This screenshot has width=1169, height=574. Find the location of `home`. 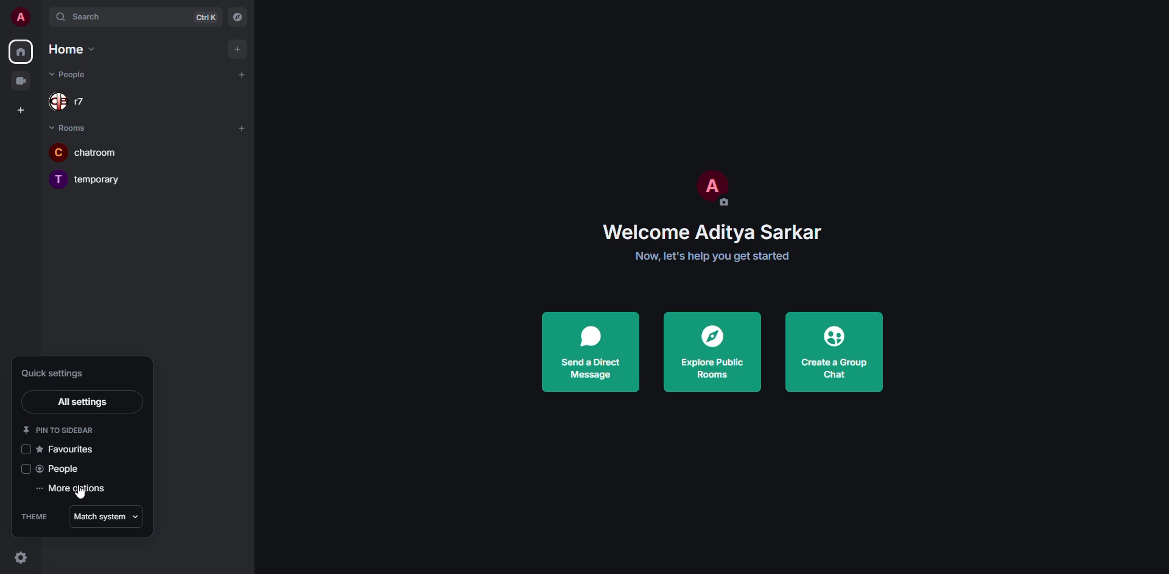

home is located at coordinates (22, 50).